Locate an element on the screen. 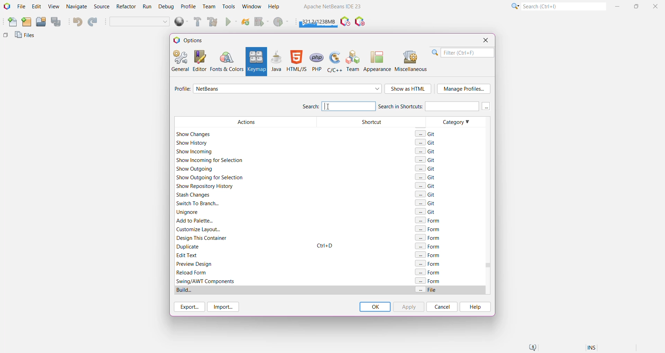 The image size is (665, 353). File is located at coordinates (21, 7).